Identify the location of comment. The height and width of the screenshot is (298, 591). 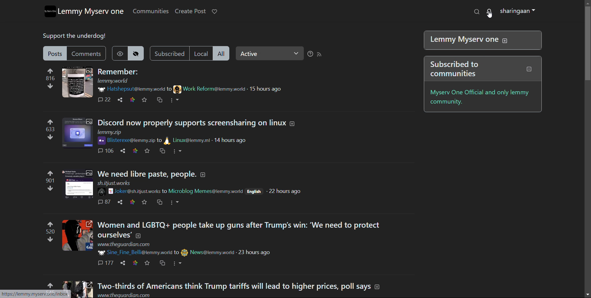
(105, 151).